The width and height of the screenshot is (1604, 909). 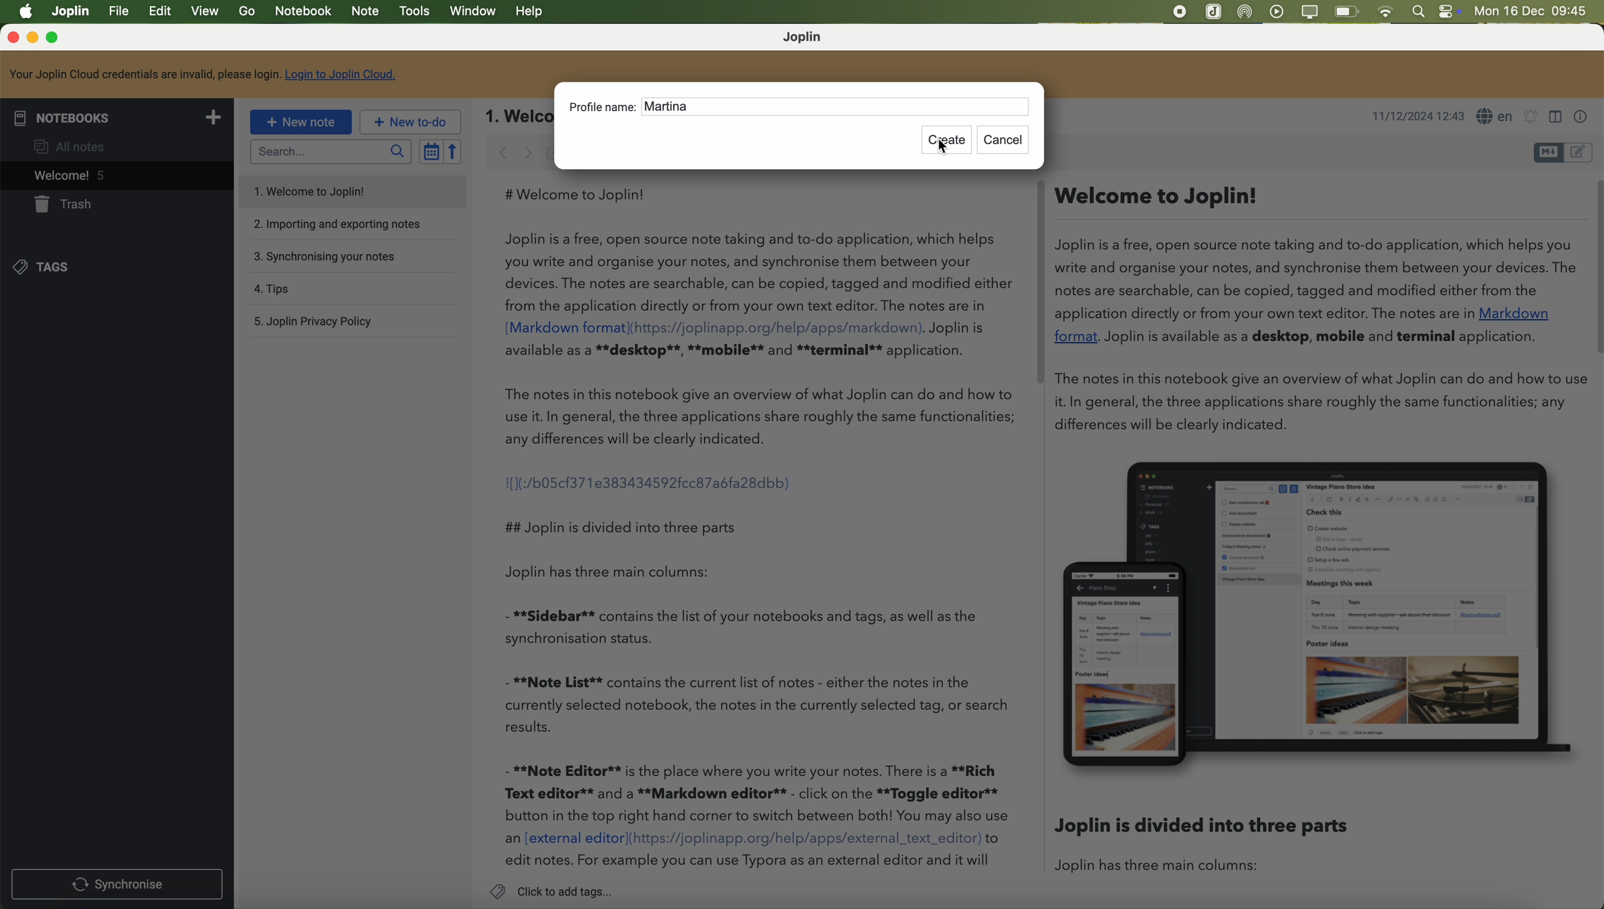 I want to click on tools, so click(x=414, y=12).